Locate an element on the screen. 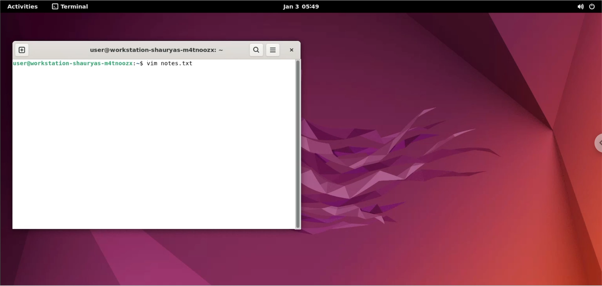 This screenshot has width=602, height=286. vim notes.txt is located at coordinates (172, 63).